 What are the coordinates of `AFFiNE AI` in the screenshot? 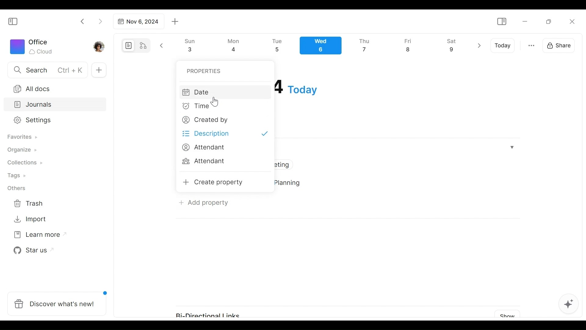 It's located at (569, 305).